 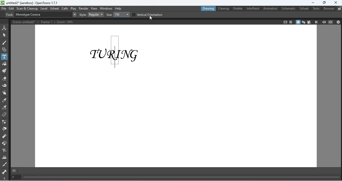 What do you see at coordinates (303, 22) in the screenshot?
I see `3D view` at bounding box center [303, 22].